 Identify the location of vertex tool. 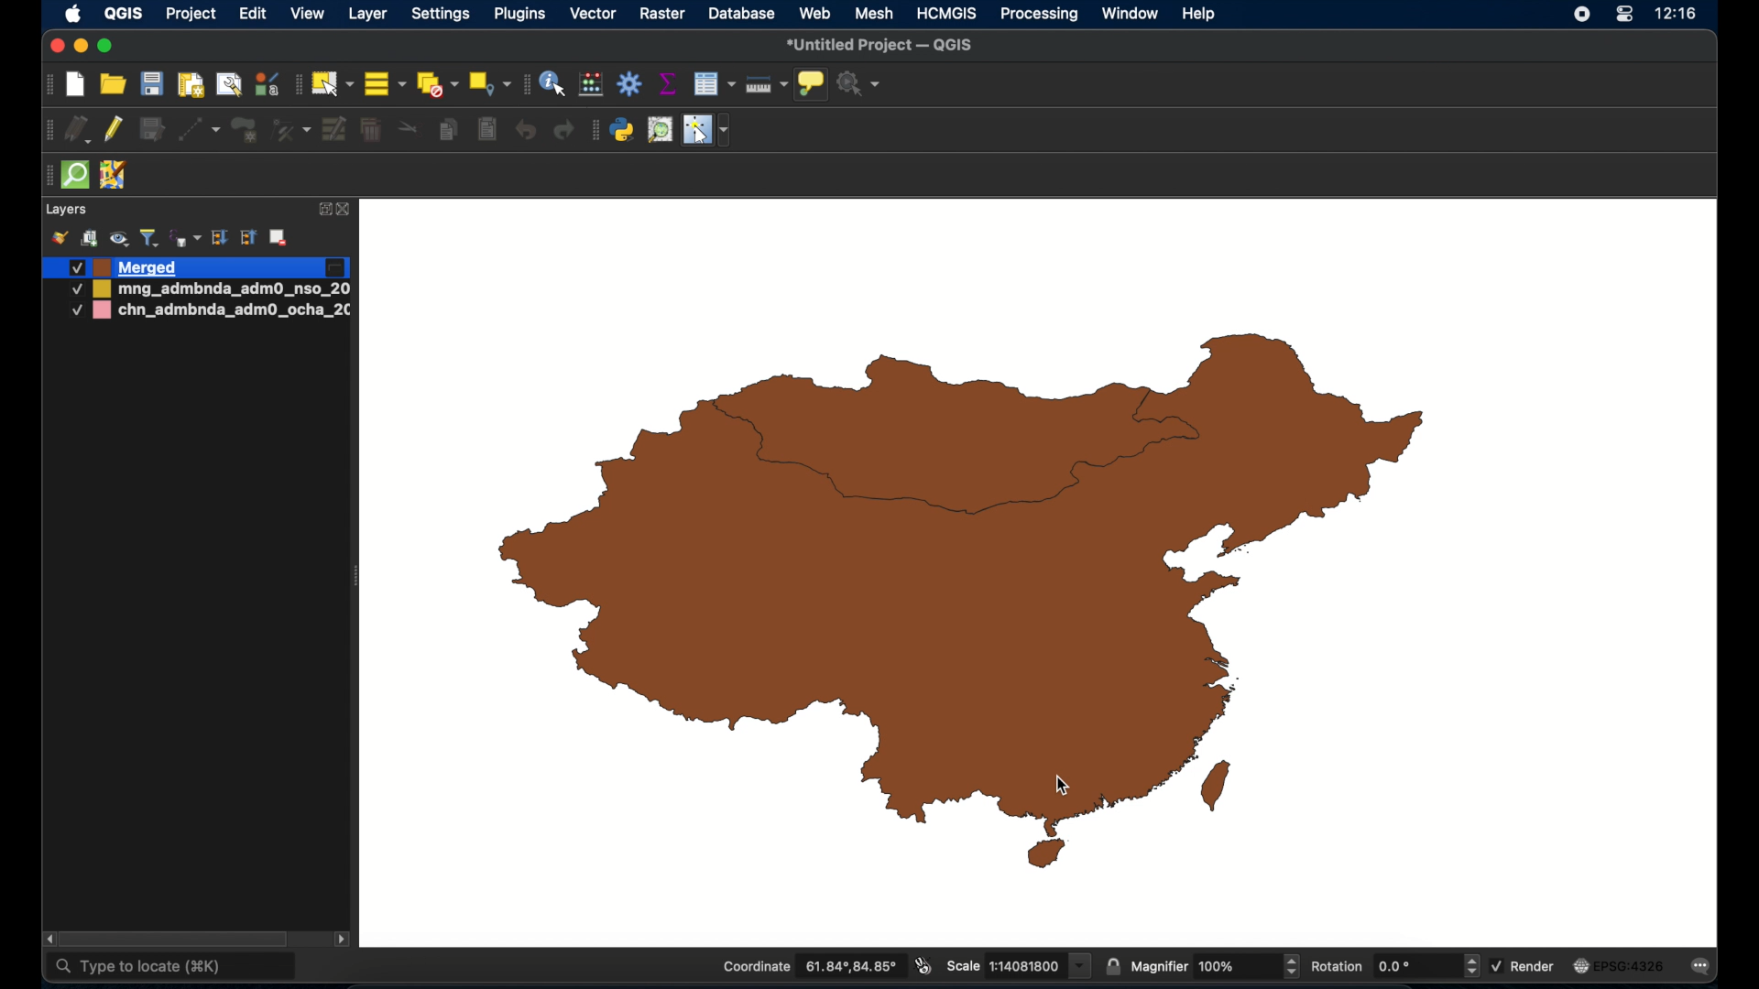
(290, 128).